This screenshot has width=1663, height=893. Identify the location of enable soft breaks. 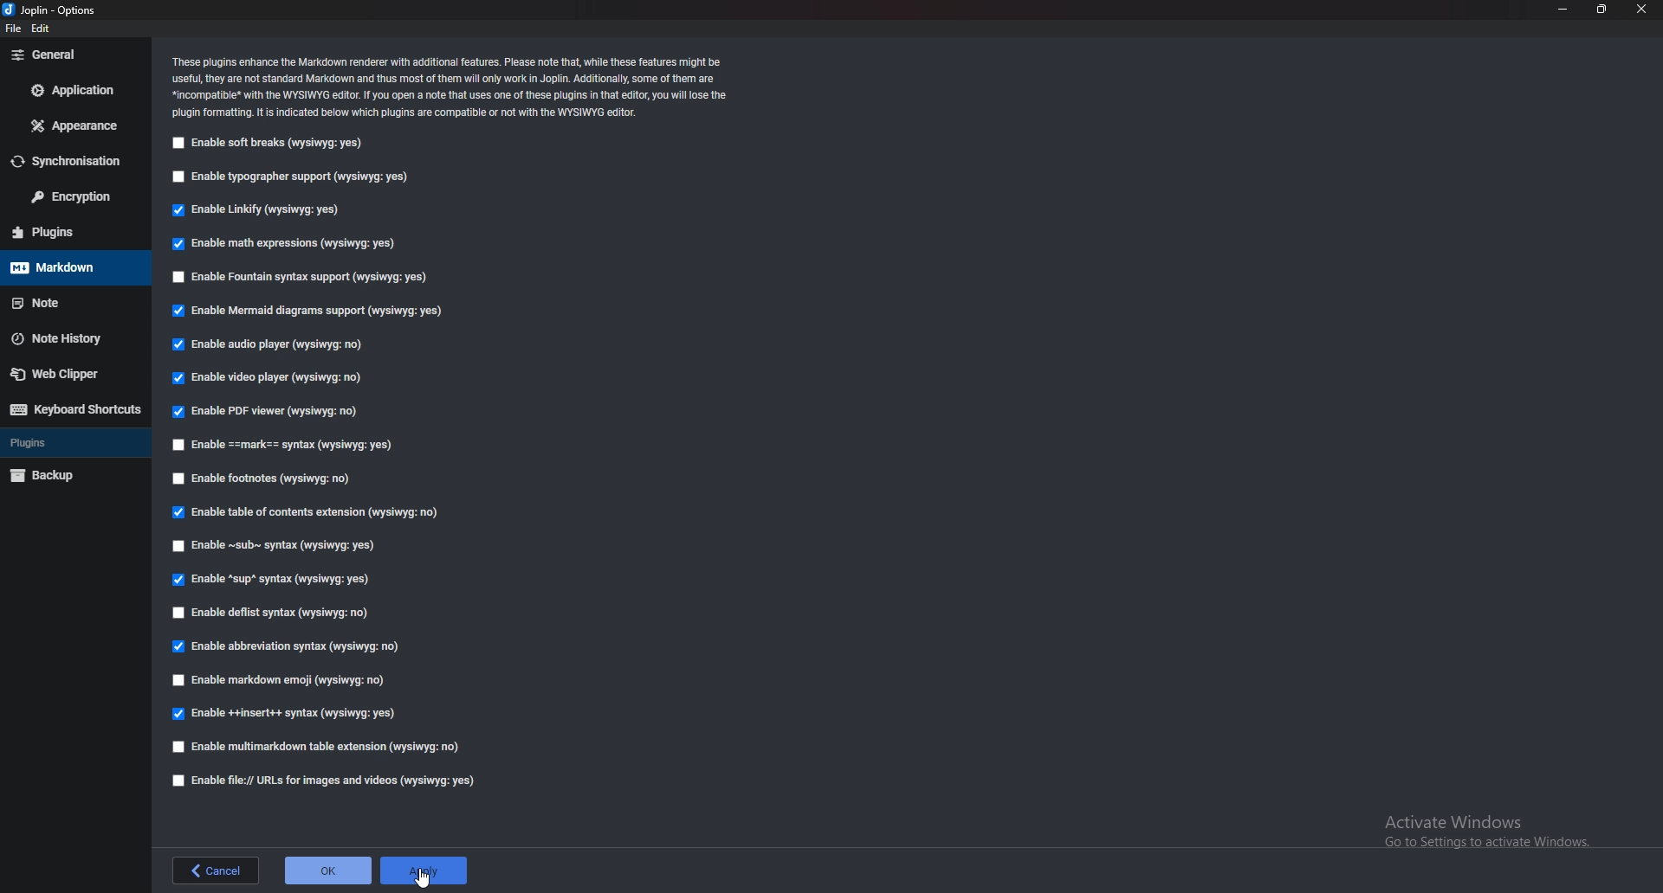
(269, 144).